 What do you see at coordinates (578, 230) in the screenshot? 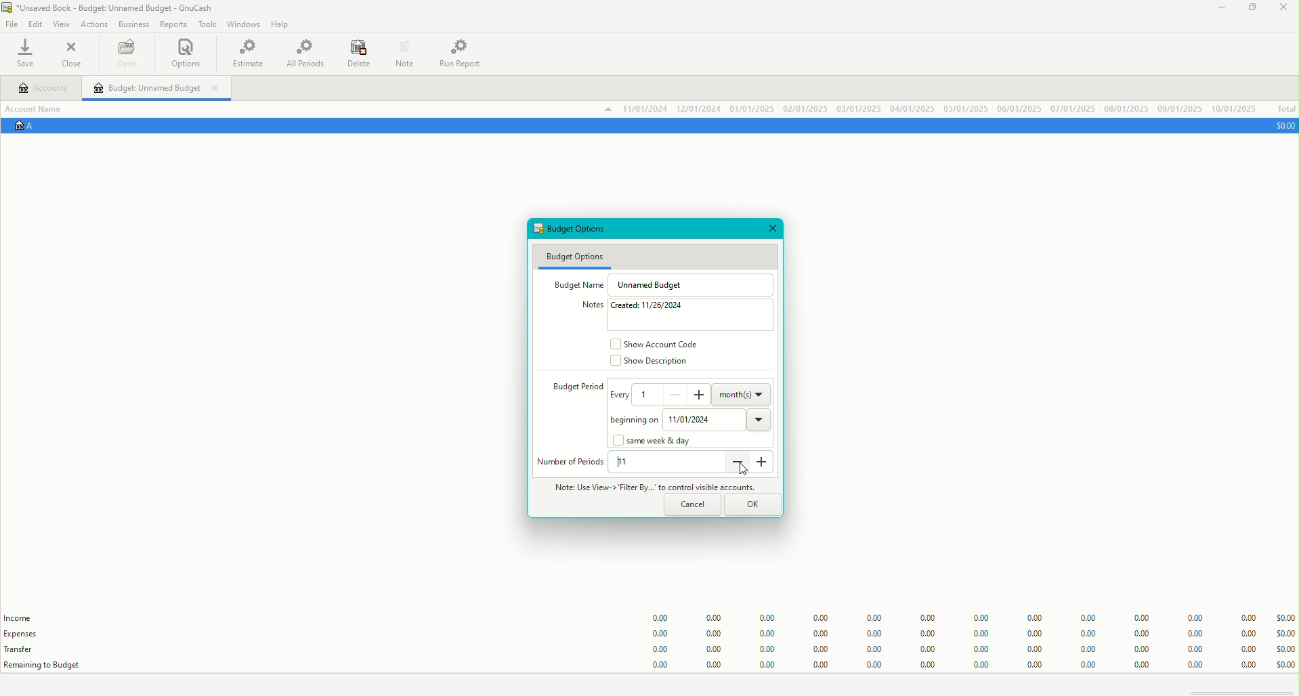
I see `Budget Options` at bounding box center [578, 230].